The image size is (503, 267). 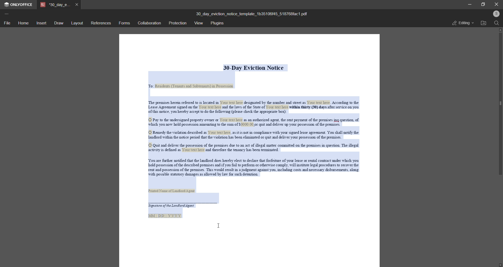 I want to click on protection, so click(x=177, y=23).